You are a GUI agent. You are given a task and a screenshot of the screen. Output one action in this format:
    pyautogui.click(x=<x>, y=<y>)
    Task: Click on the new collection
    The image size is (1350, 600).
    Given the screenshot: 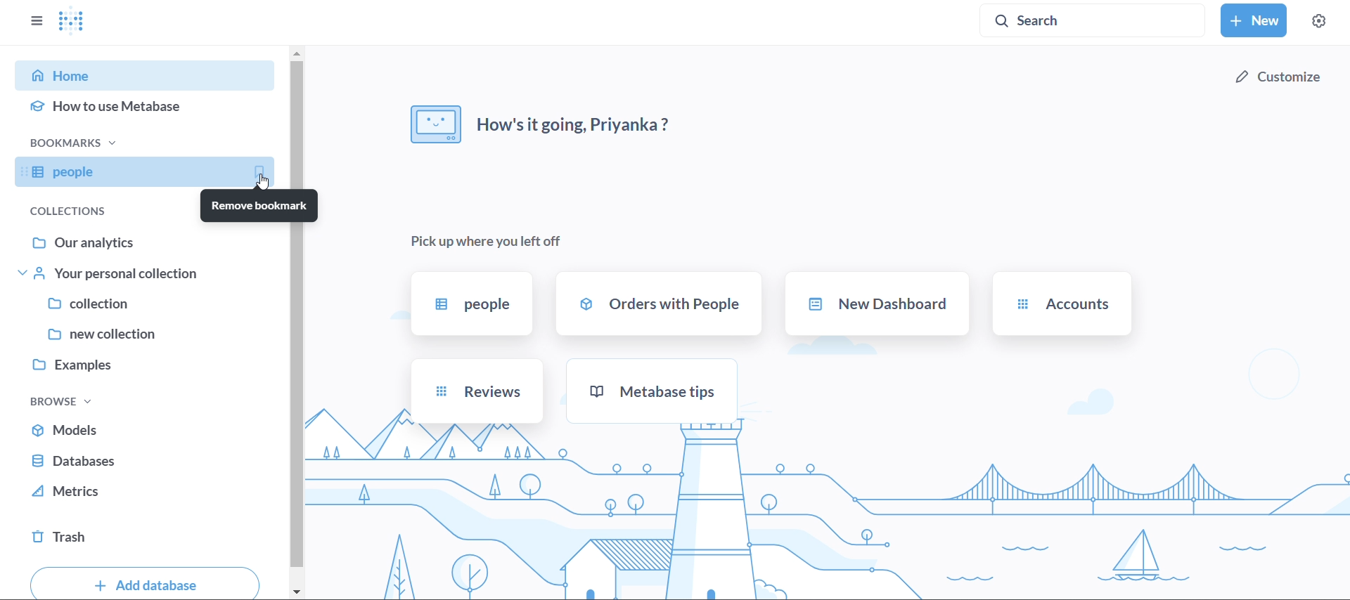 What is the action you would take?
    pyautogui.click(x=143, y=334)
    